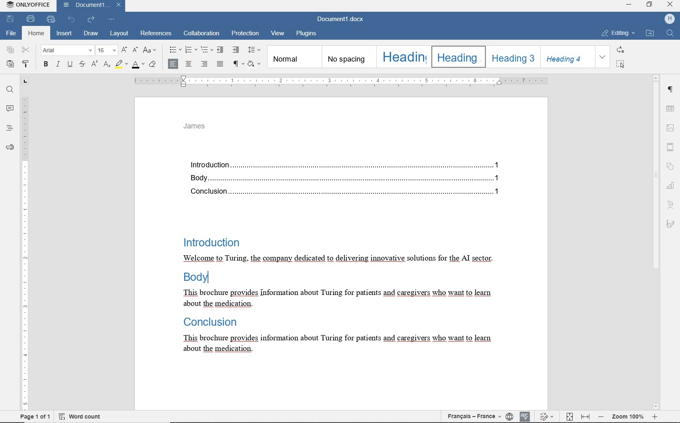  What do you see at coordinates (667, 33) in the screenshot?
I see `FIND` at bounding box center [667, 33].